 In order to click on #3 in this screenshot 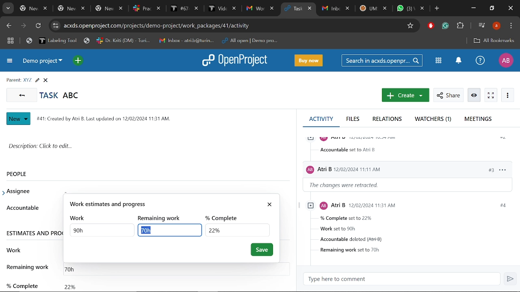, I will do `click(487, 170)`.